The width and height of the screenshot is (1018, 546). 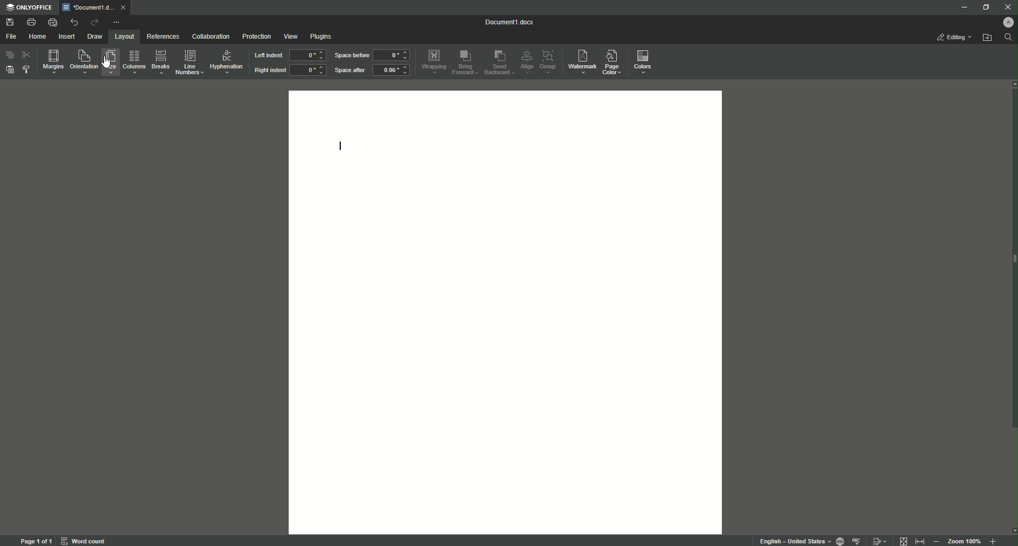 What do you see at coordinates (1011, 85) in the screenshot?
I see `Up` at bounding box center [1011, 85].